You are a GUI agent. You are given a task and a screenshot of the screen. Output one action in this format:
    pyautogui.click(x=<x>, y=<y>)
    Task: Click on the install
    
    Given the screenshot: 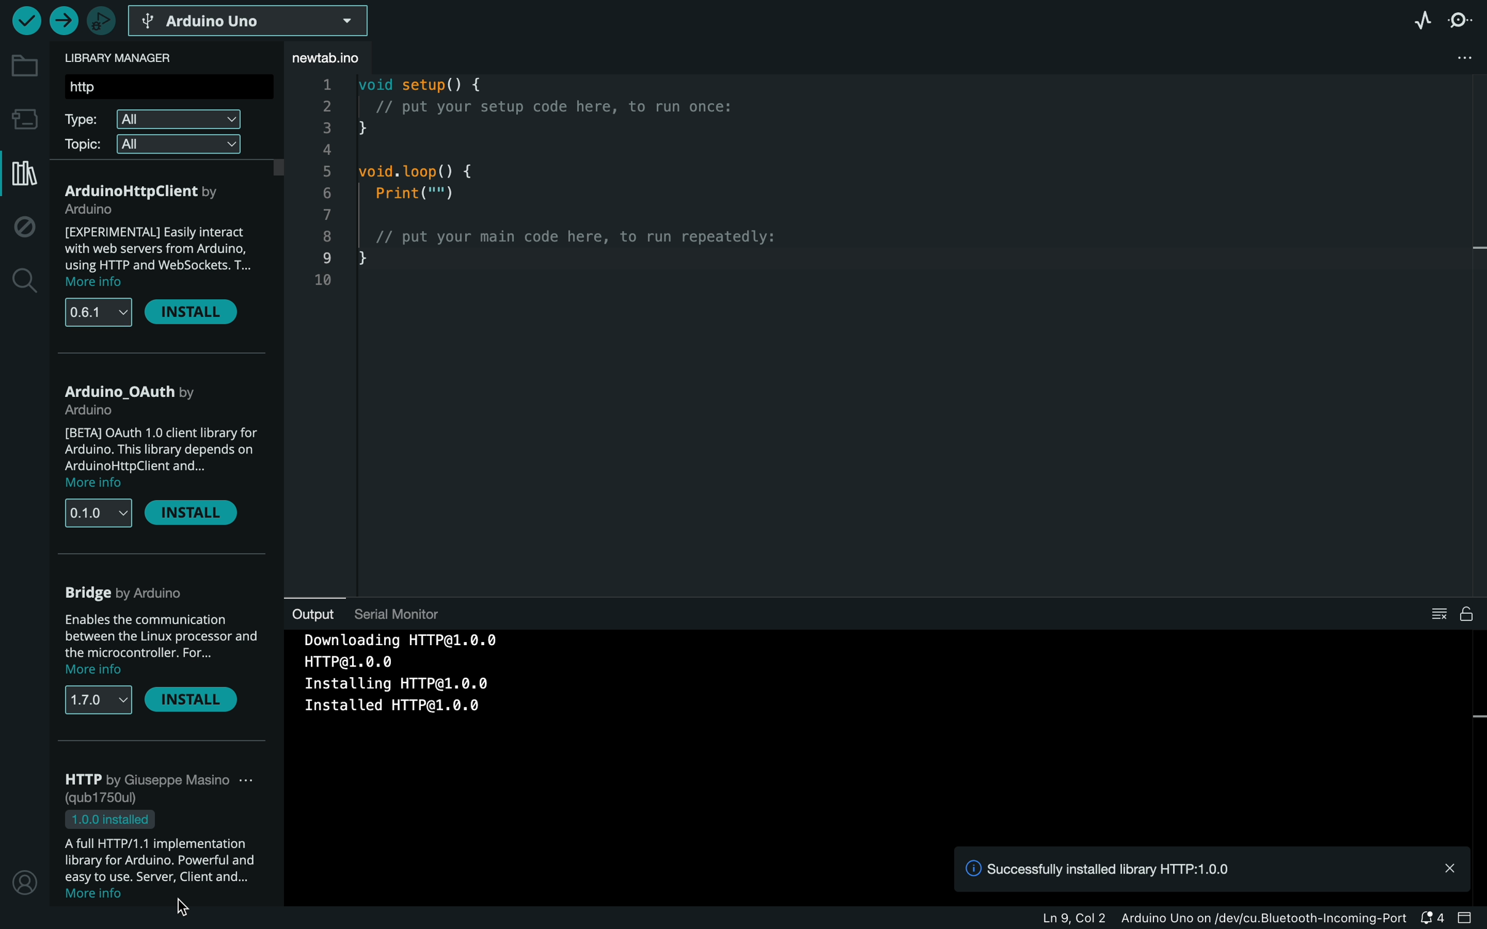 What is the action you would take?
    pyautogui.click(x=197, y=704)
    